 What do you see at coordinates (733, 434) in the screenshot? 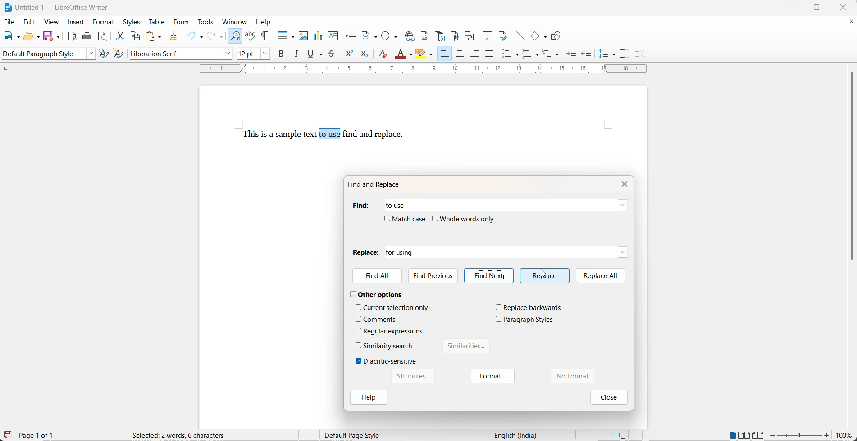
I see `single page view` at bounding box center [733, 434].